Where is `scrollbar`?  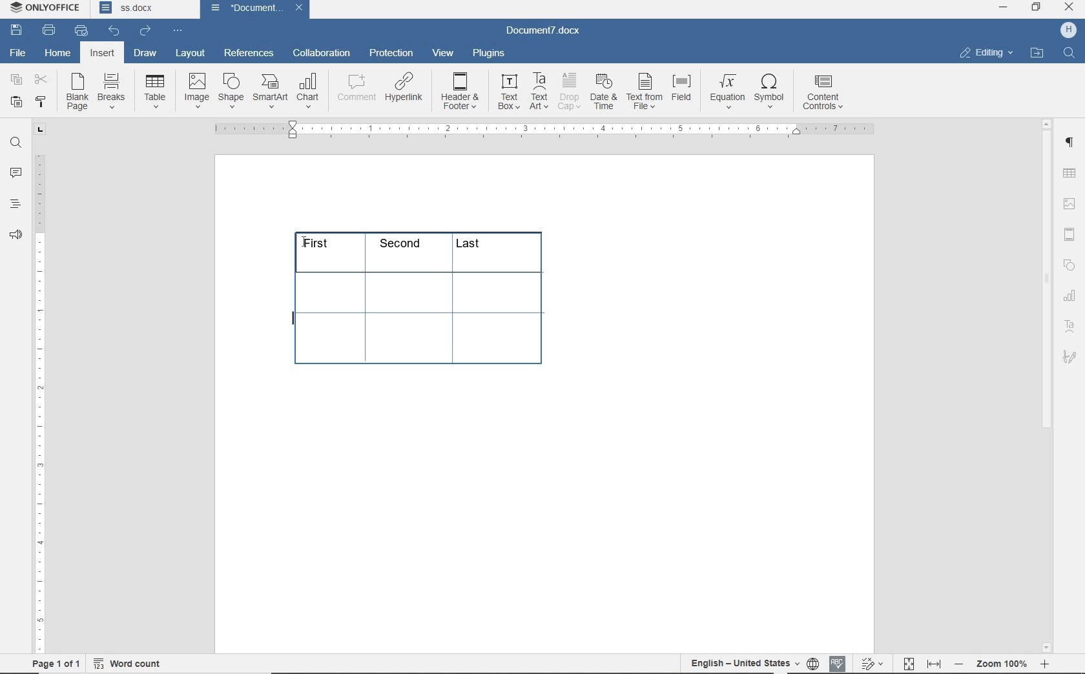
scrollbar is located at coordinates (1047, 385).